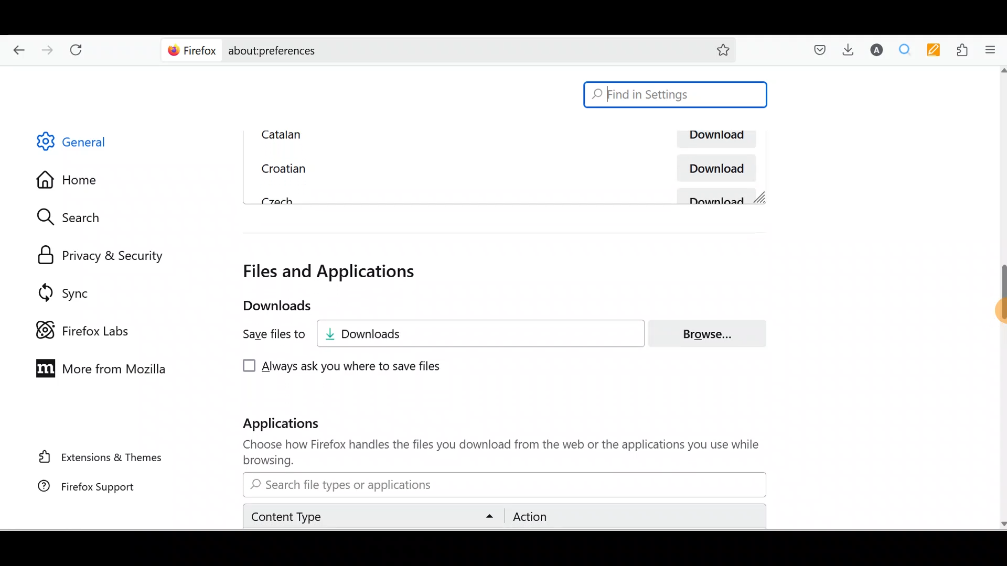 The height and width of the screenshot is (566, 1007). What do you see at coordinates (908, 50) in the screenshot?
I see `Multiple search and highlight` at bounding box center [908, 50].